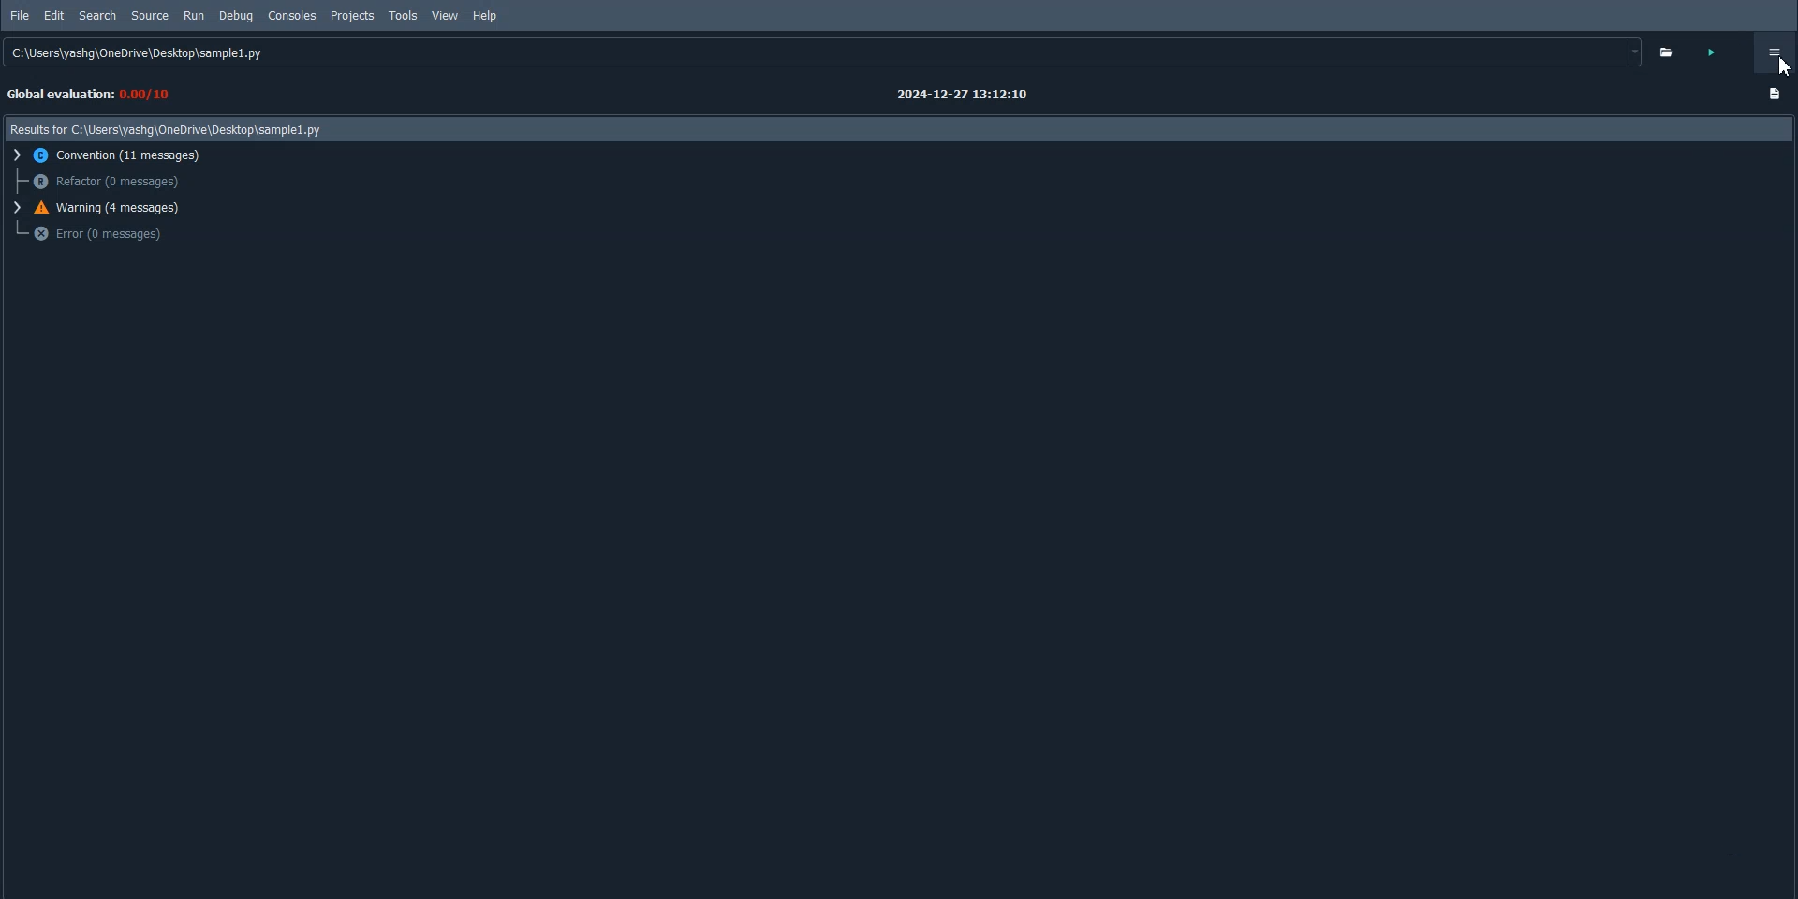 Image resolution: width=1798 pixels, height=899 pixels. I want to click on Help, so click(485, 17).